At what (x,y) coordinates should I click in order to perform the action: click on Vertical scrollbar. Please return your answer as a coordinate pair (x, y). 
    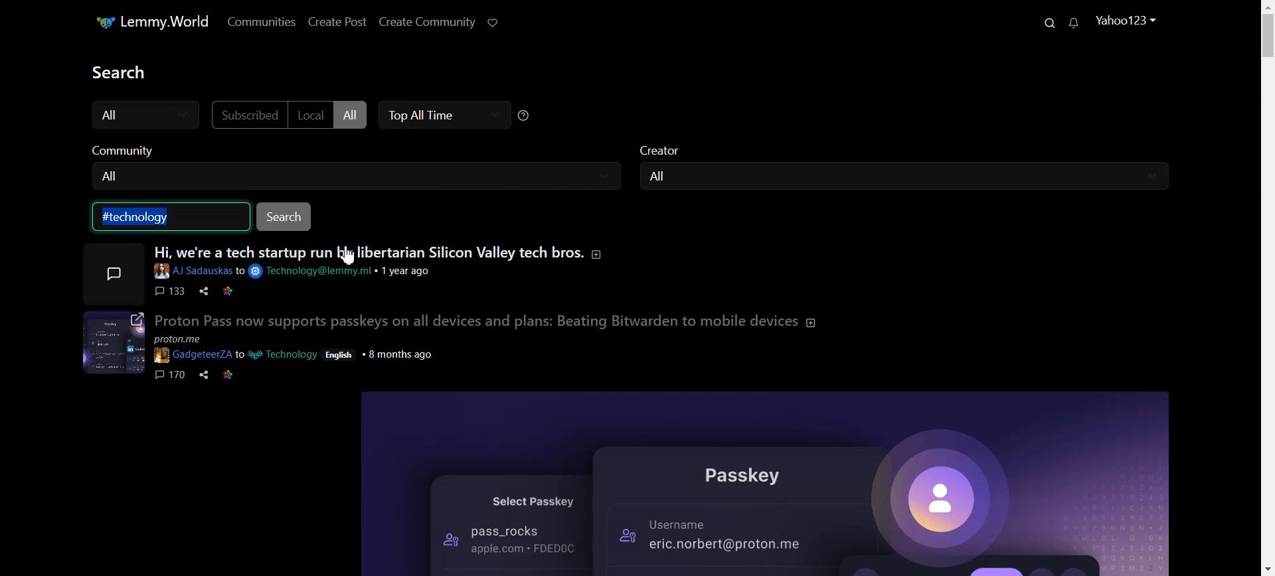
    Looking at the image, I should click on (1267, 288).